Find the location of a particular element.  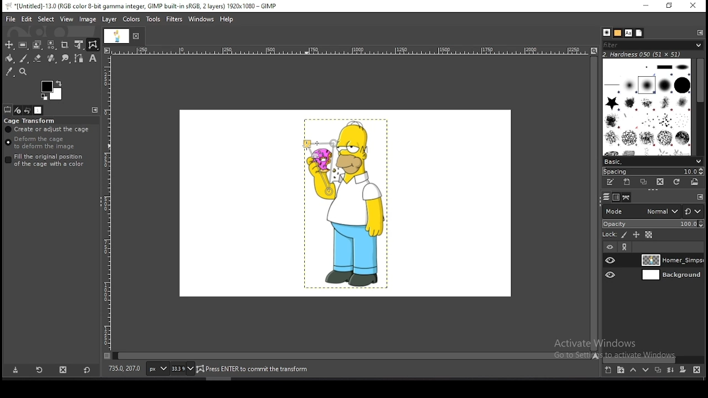

paintbrush tool is located at coordinates (23, 59).